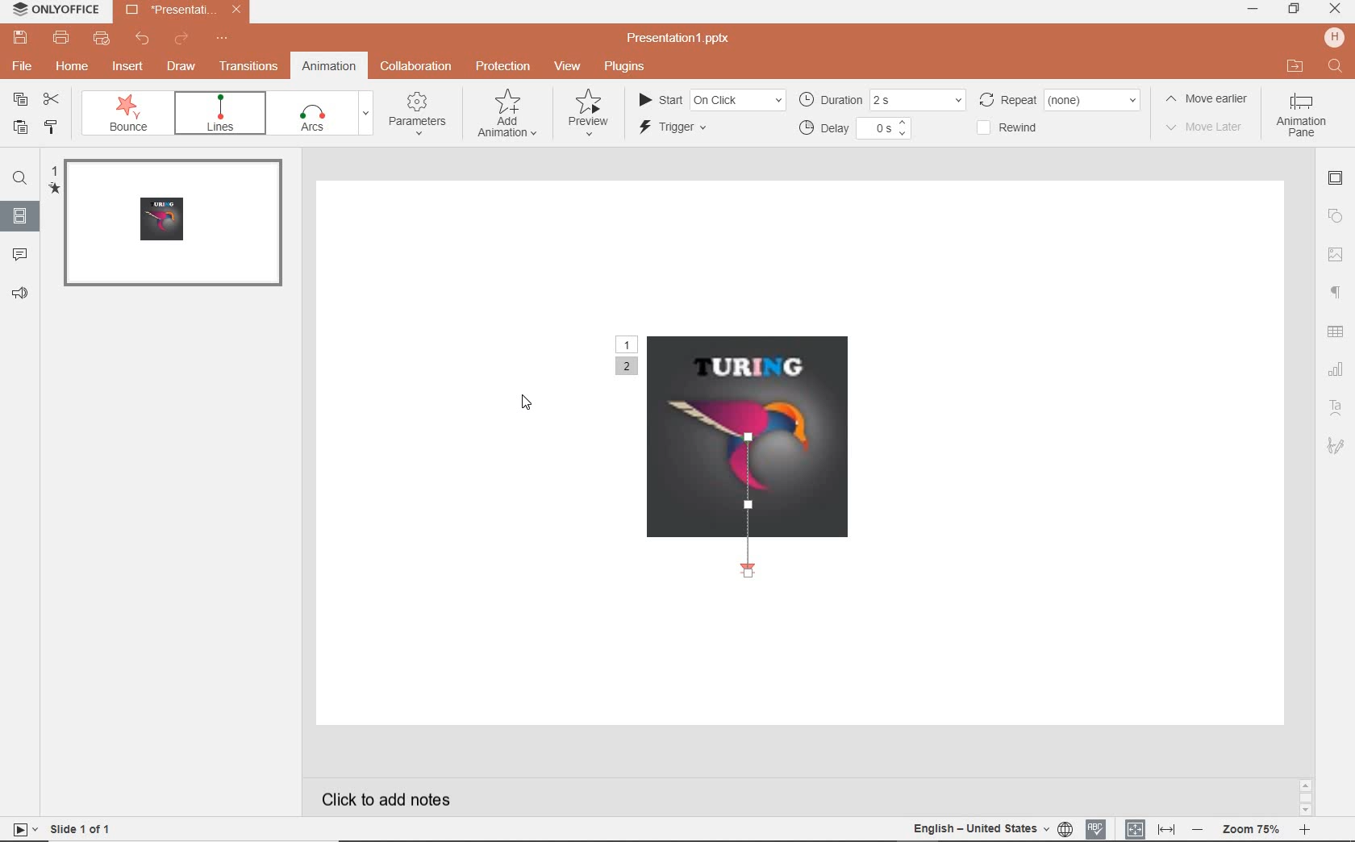 This screenshot has width=1355, height=842. I want to click on duration, so click(882, 101).